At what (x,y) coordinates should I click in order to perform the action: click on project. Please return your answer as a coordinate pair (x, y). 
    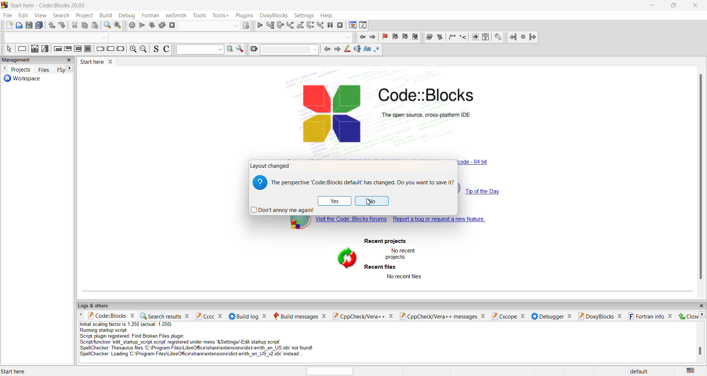
    Looking at the image, I should click on (84, 15).